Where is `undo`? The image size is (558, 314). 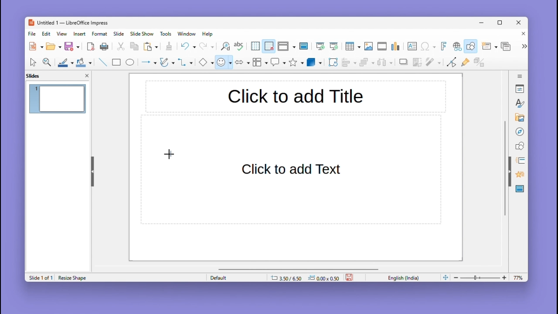
undo is located at coordinates (188, 46).